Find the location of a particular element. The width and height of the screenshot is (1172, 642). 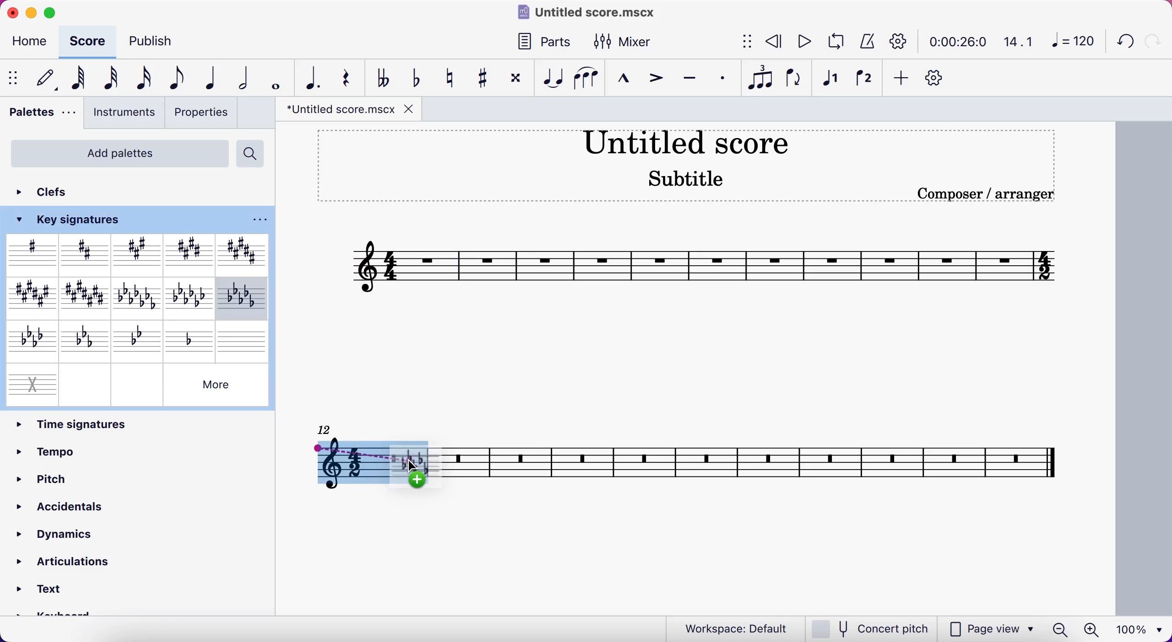

blank is located at coordinates (244, 339).